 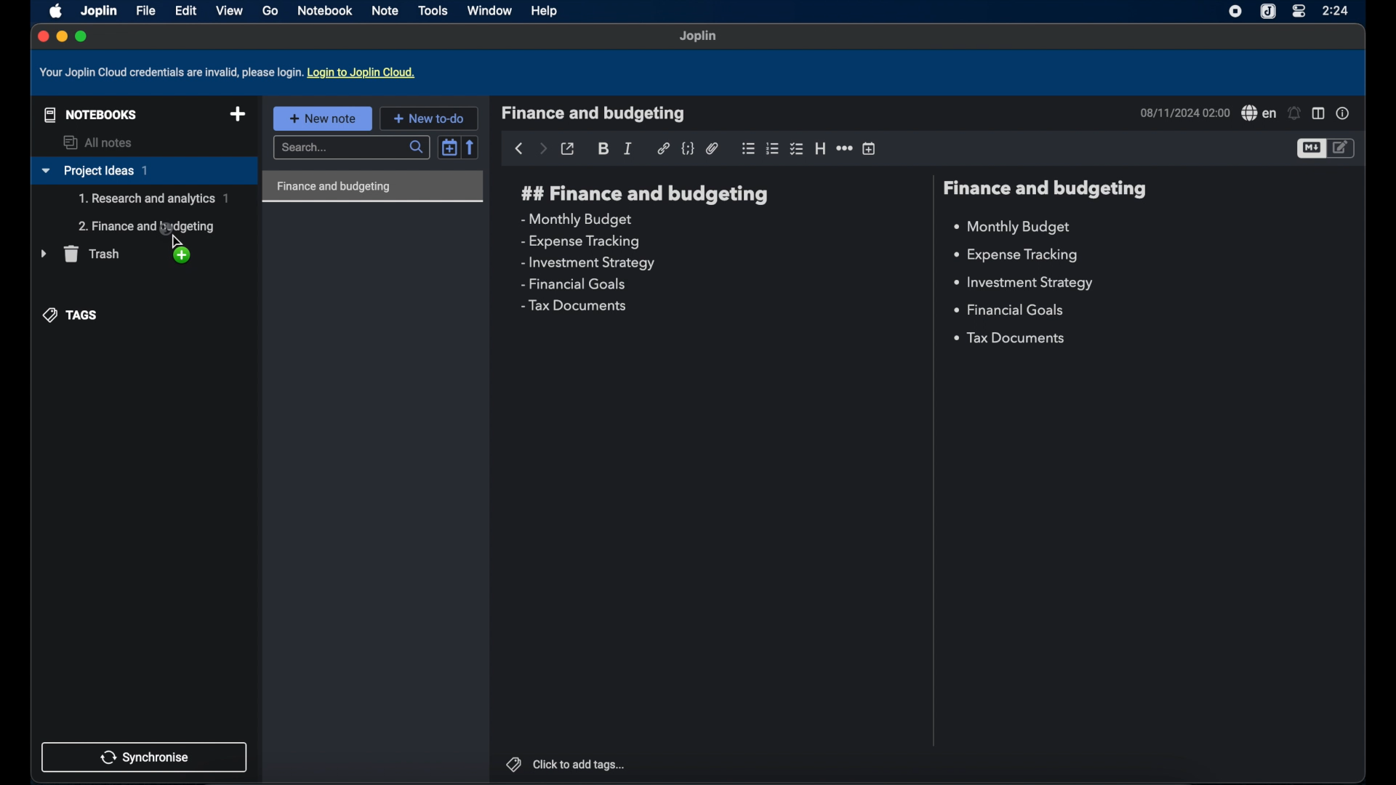 I want to click on toggle editor, so click(x=1343, y=148).